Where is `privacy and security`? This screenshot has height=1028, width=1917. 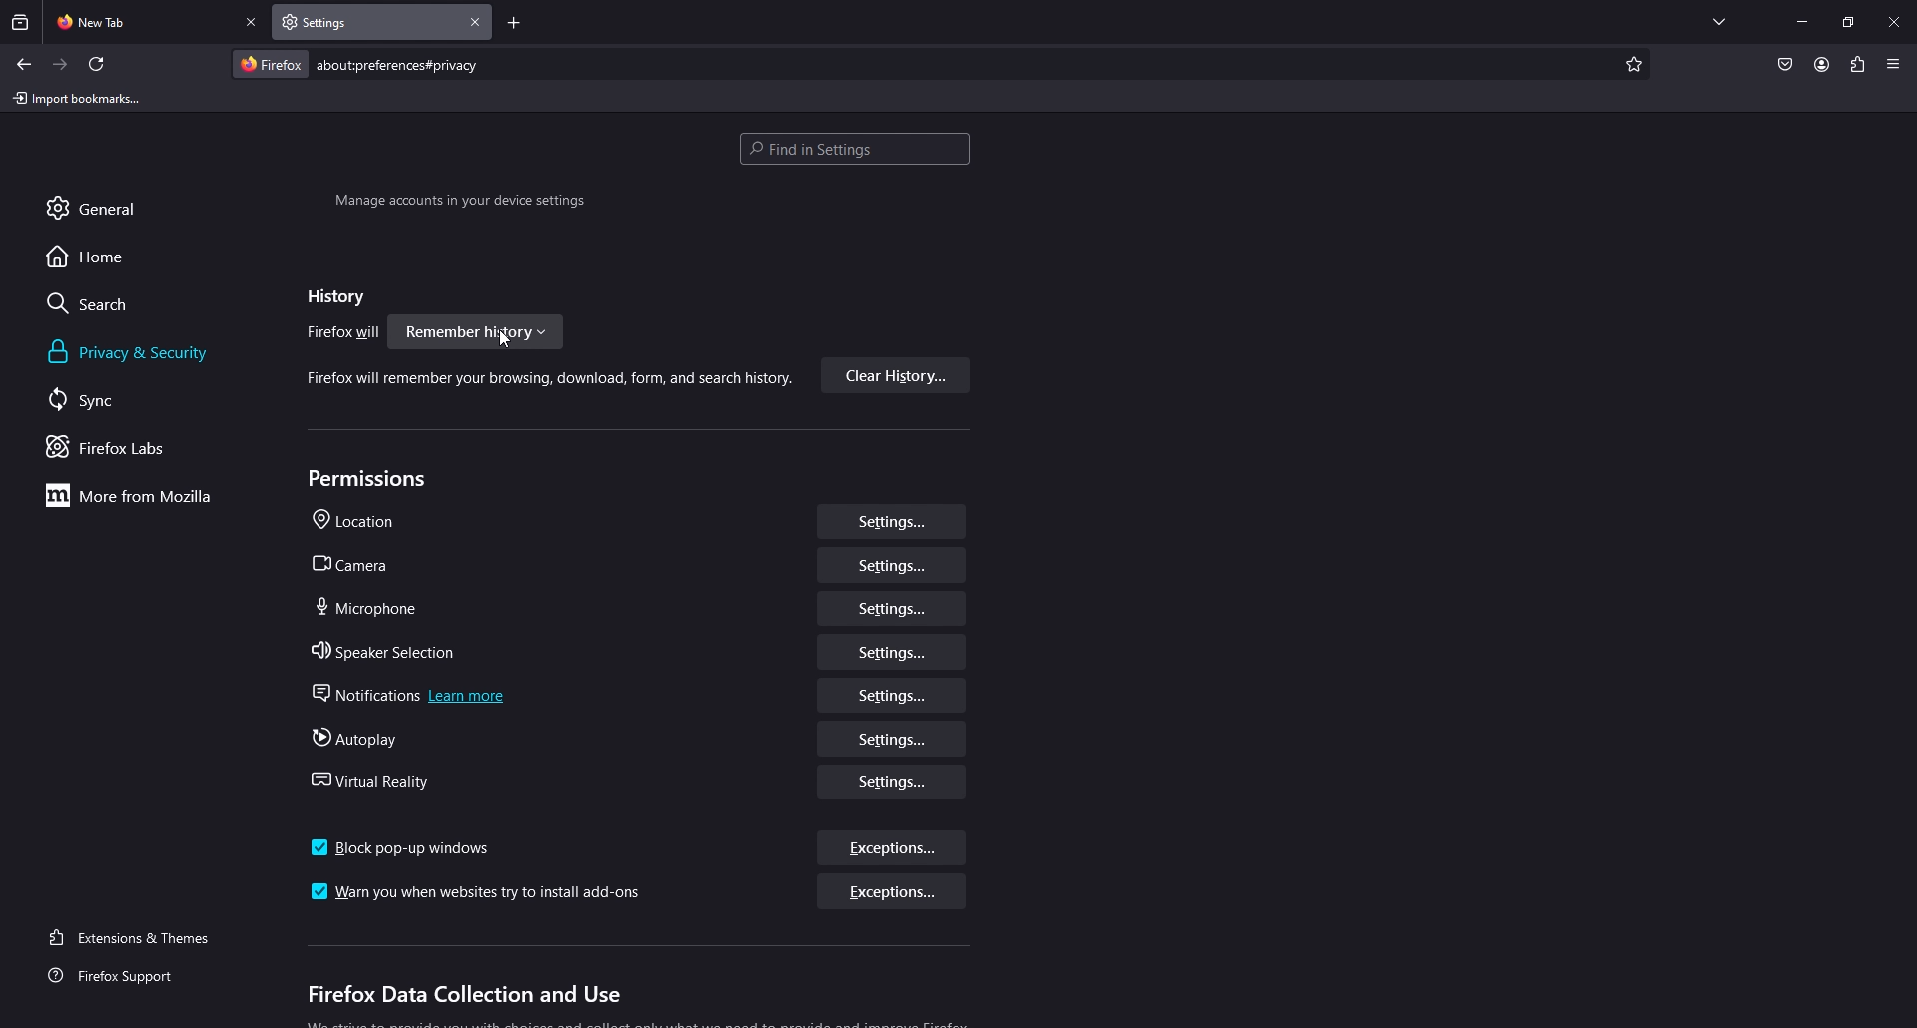
privacy and security is located at coordinates (133, 352).